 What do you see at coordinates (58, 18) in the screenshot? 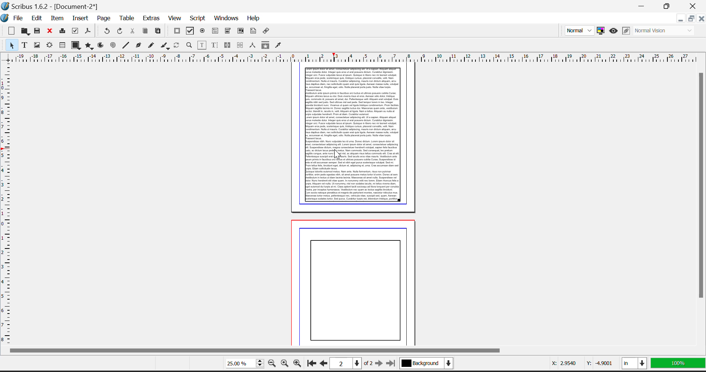
I see `Item` at bounding box center [58, 18].